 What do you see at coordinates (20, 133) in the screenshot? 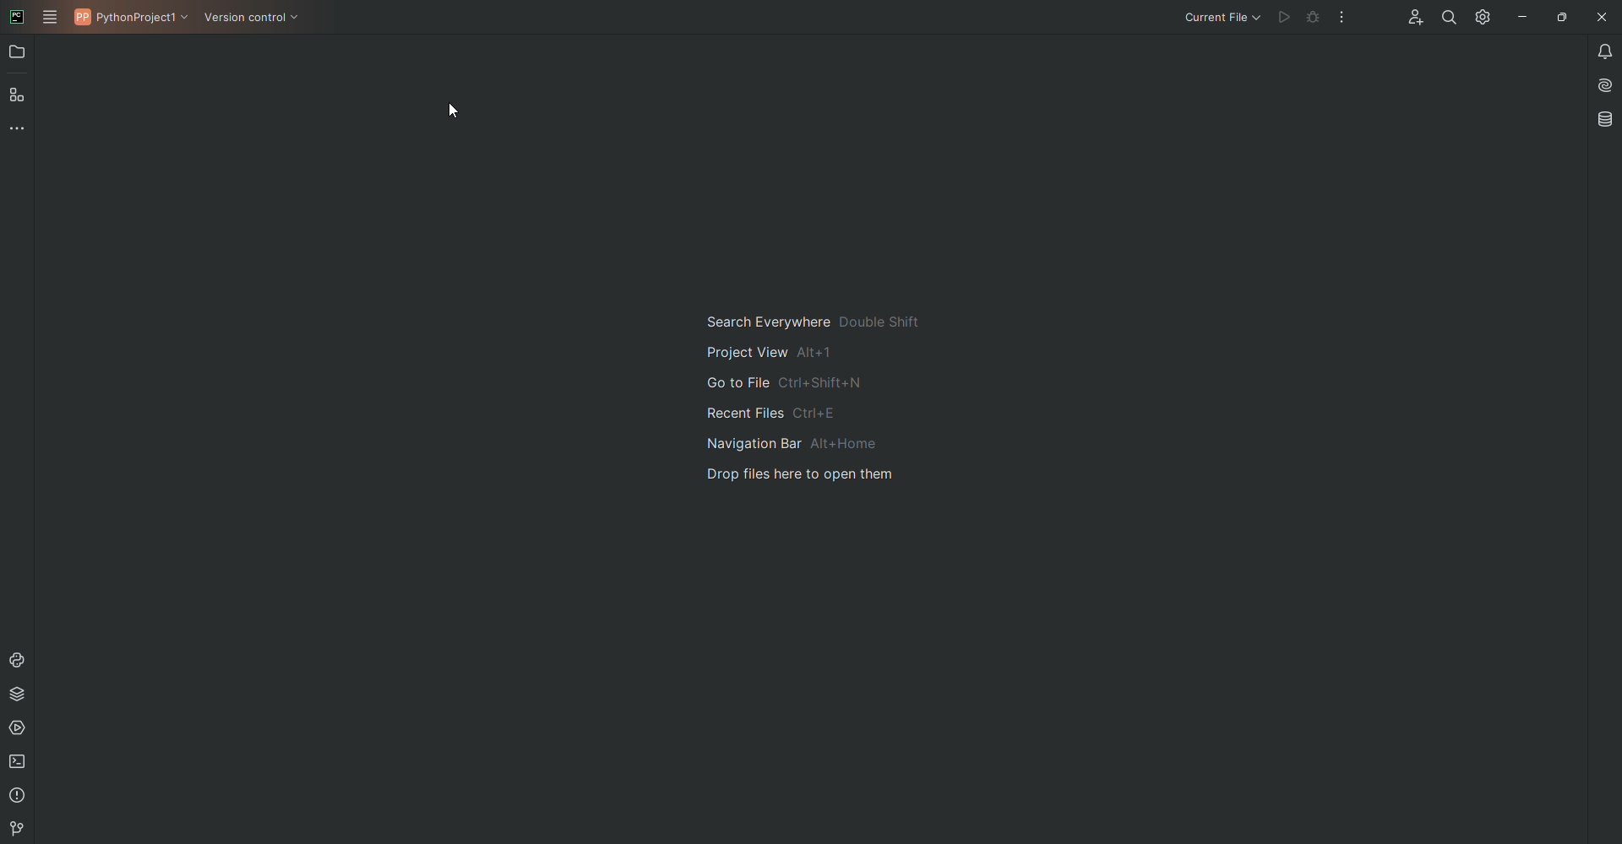
I see `More Tools` at bounding box center [20, 133].